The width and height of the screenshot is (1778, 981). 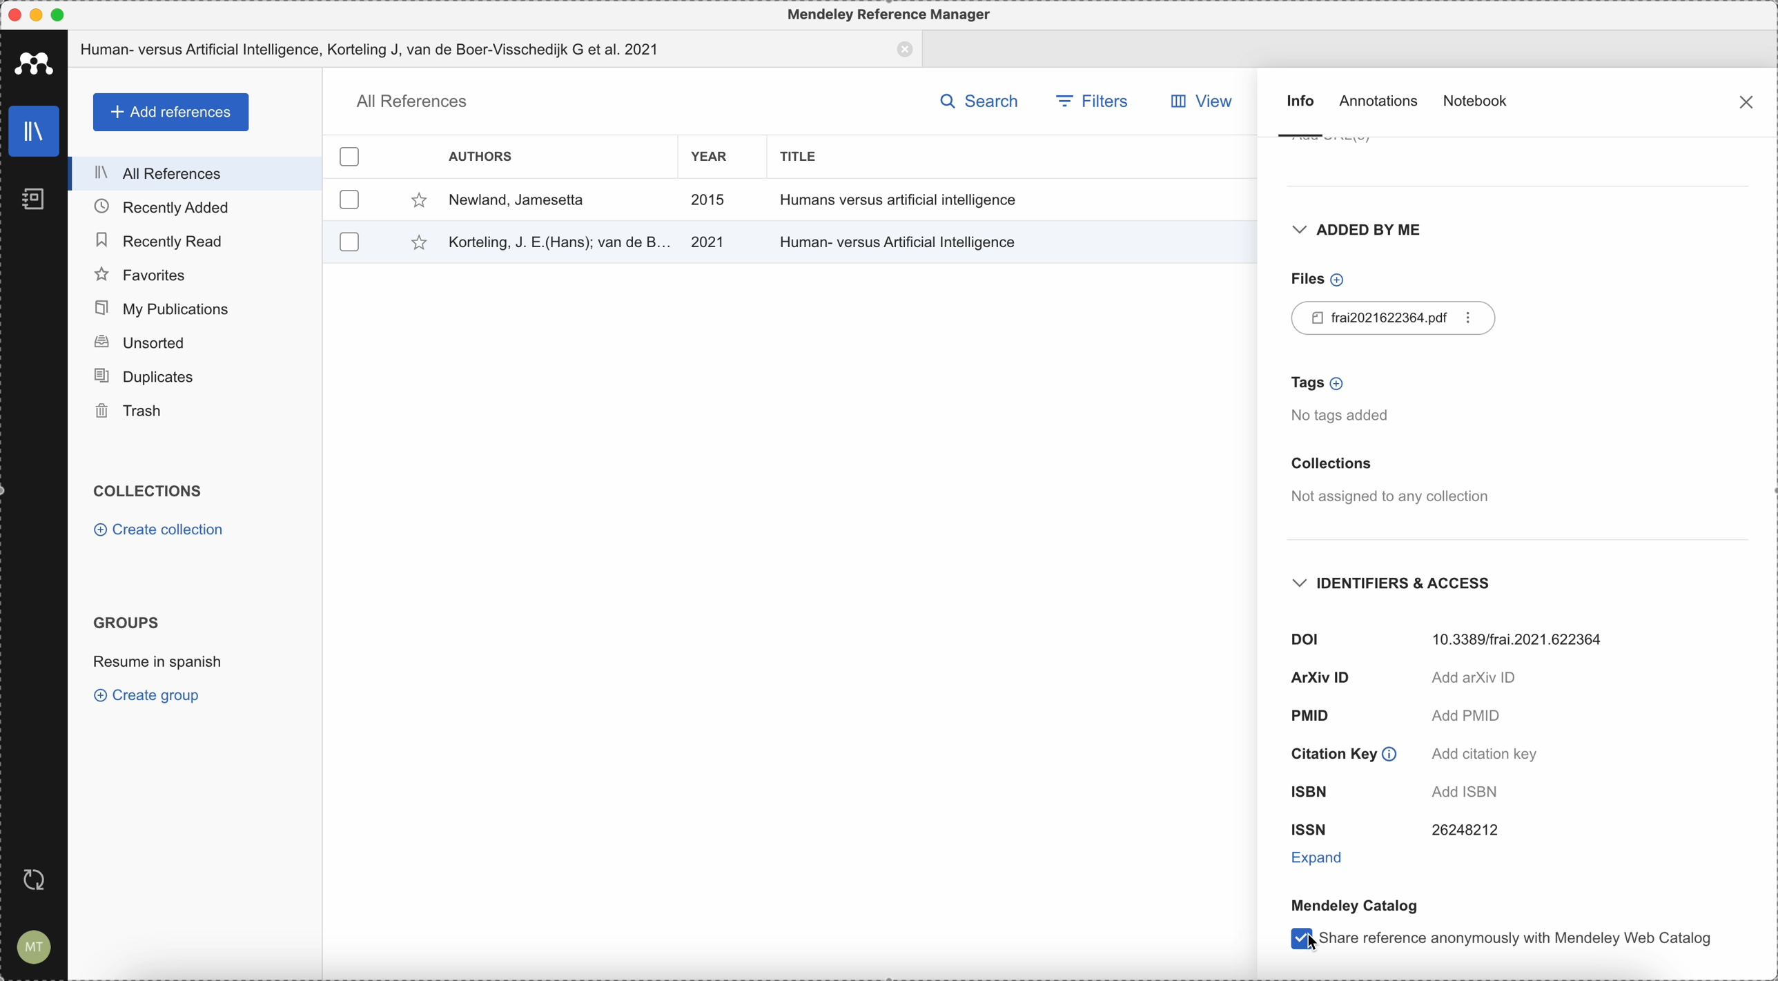 I want to click on Mendeley icon, so click(x=33, y=63).